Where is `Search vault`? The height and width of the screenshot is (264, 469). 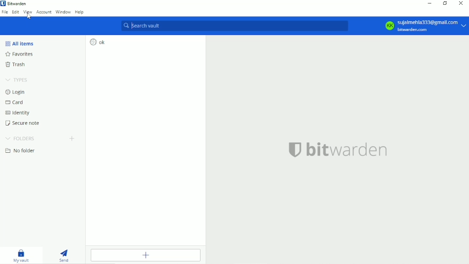
Search vault is located at coordinates (235, 26).